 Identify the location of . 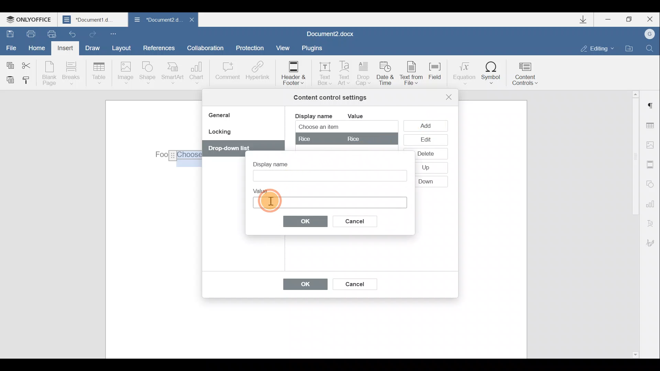
(178, 156).